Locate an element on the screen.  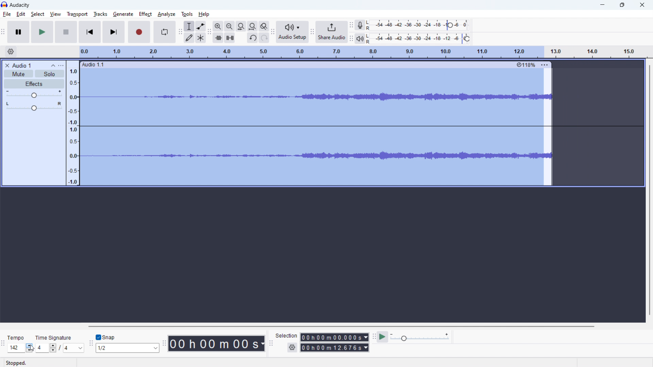
timeline settings is located at coordinates (11, 52).